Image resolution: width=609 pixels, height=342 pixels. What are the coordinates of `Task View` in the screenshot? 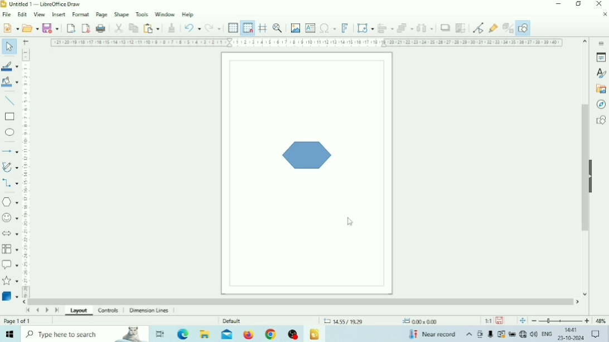 It's located at (160, 334).